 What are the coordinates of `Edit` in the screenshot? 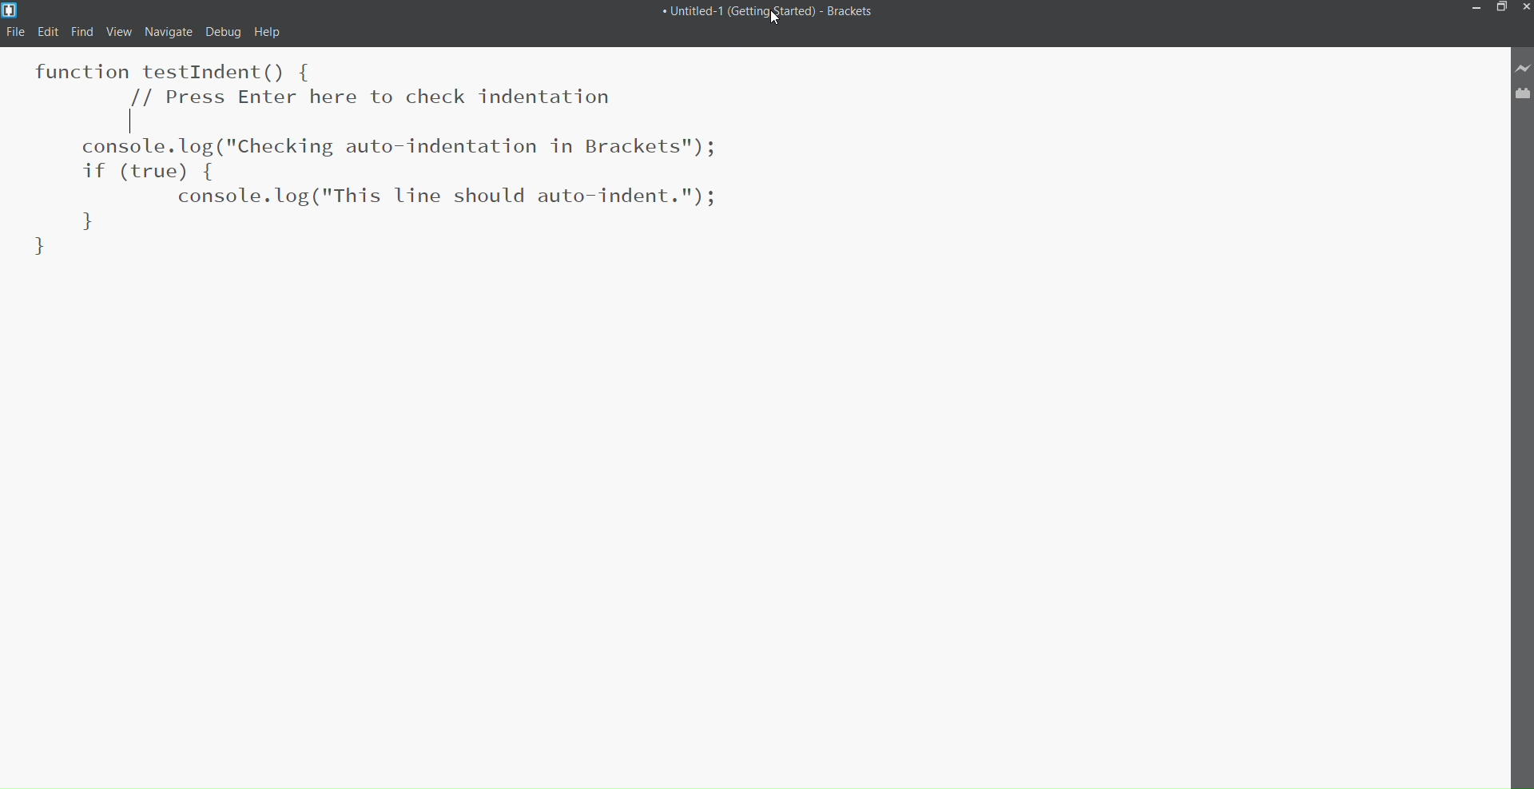 It's located at (50, 30).